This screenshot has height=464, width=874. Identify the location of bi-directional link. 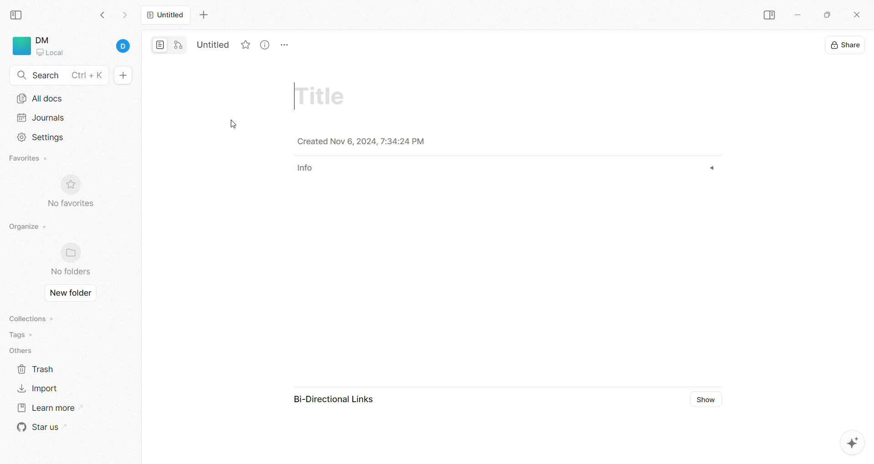
(342, 401).